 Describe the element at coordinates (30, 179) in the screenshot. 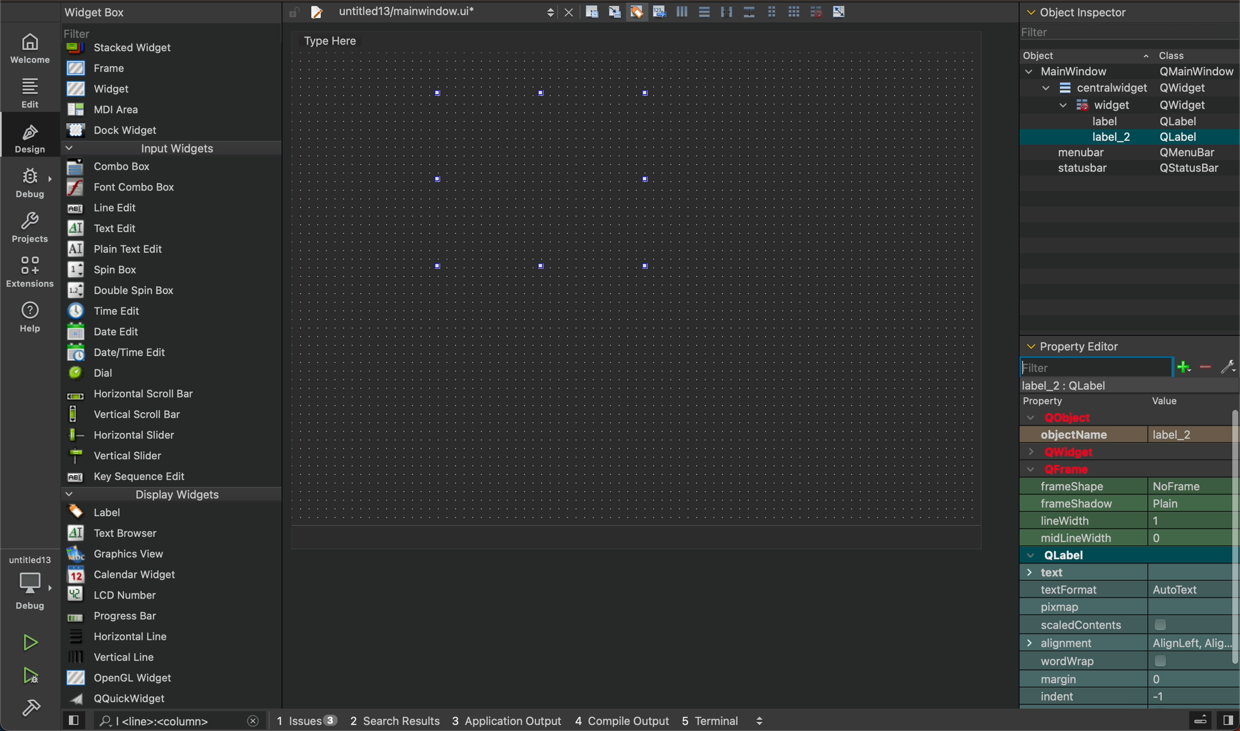

I see `debug` at that location.